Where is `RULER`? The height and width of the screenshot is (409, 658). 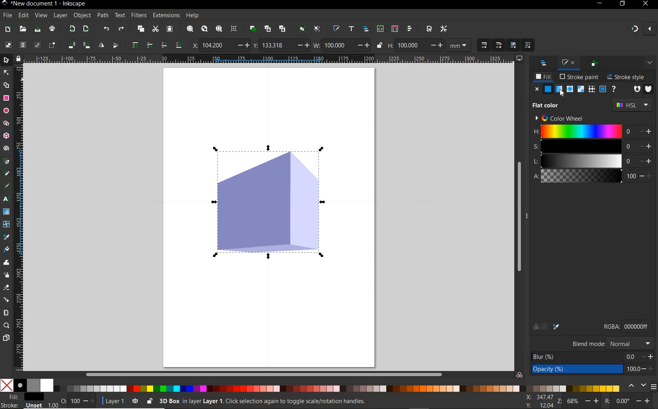 RULER is located at coordinates (19, 217).